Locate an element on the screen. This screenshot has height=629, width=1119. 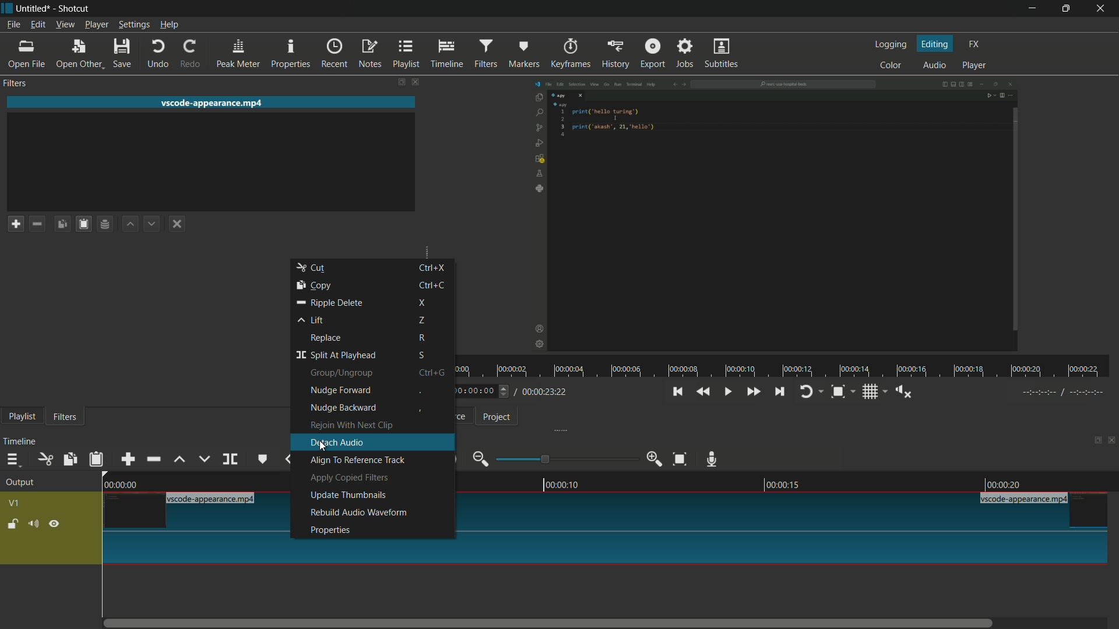
close app is located at coordinates (1102, 9).